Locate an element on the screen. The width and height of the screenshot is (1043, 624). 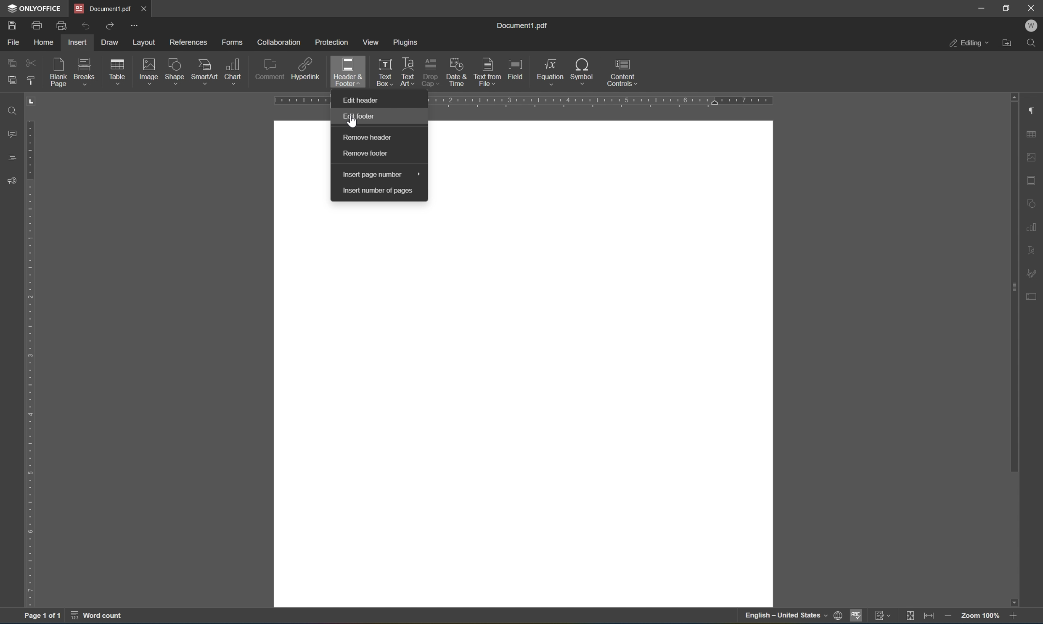
zoom in is located at coordinates (1015, 616).